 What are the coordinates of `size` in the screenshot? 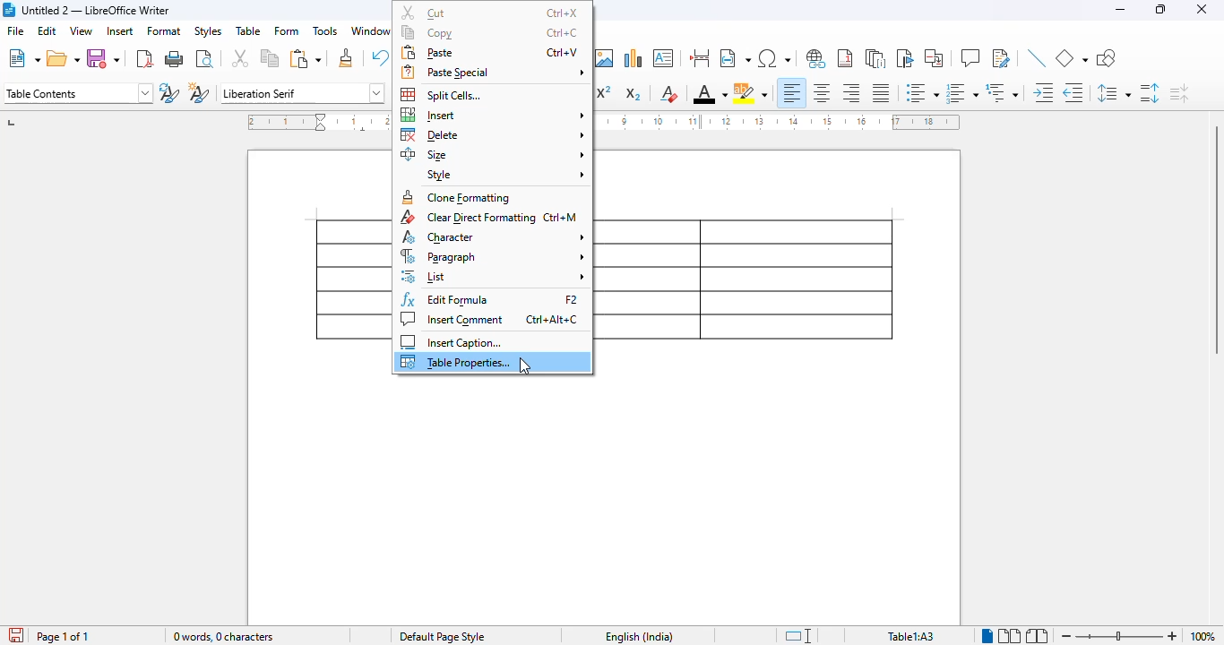 It's located at (491, 154).